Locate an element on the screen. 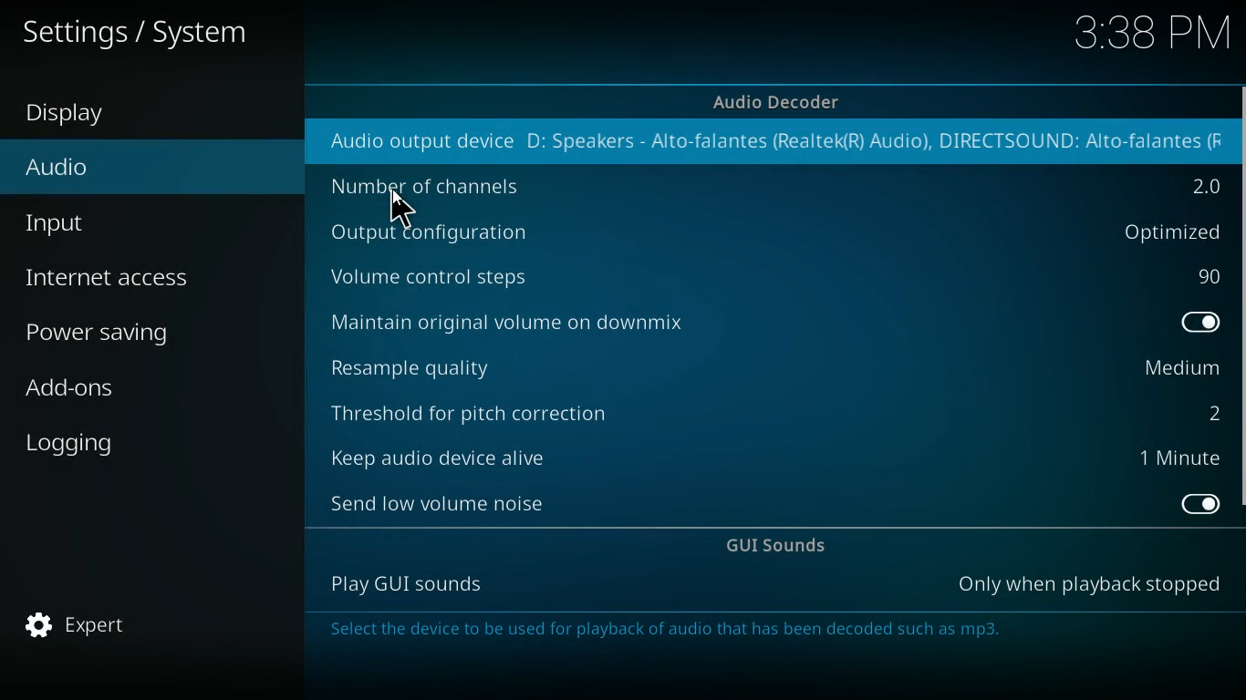  gui sounds is located at coordinates (784, 547).